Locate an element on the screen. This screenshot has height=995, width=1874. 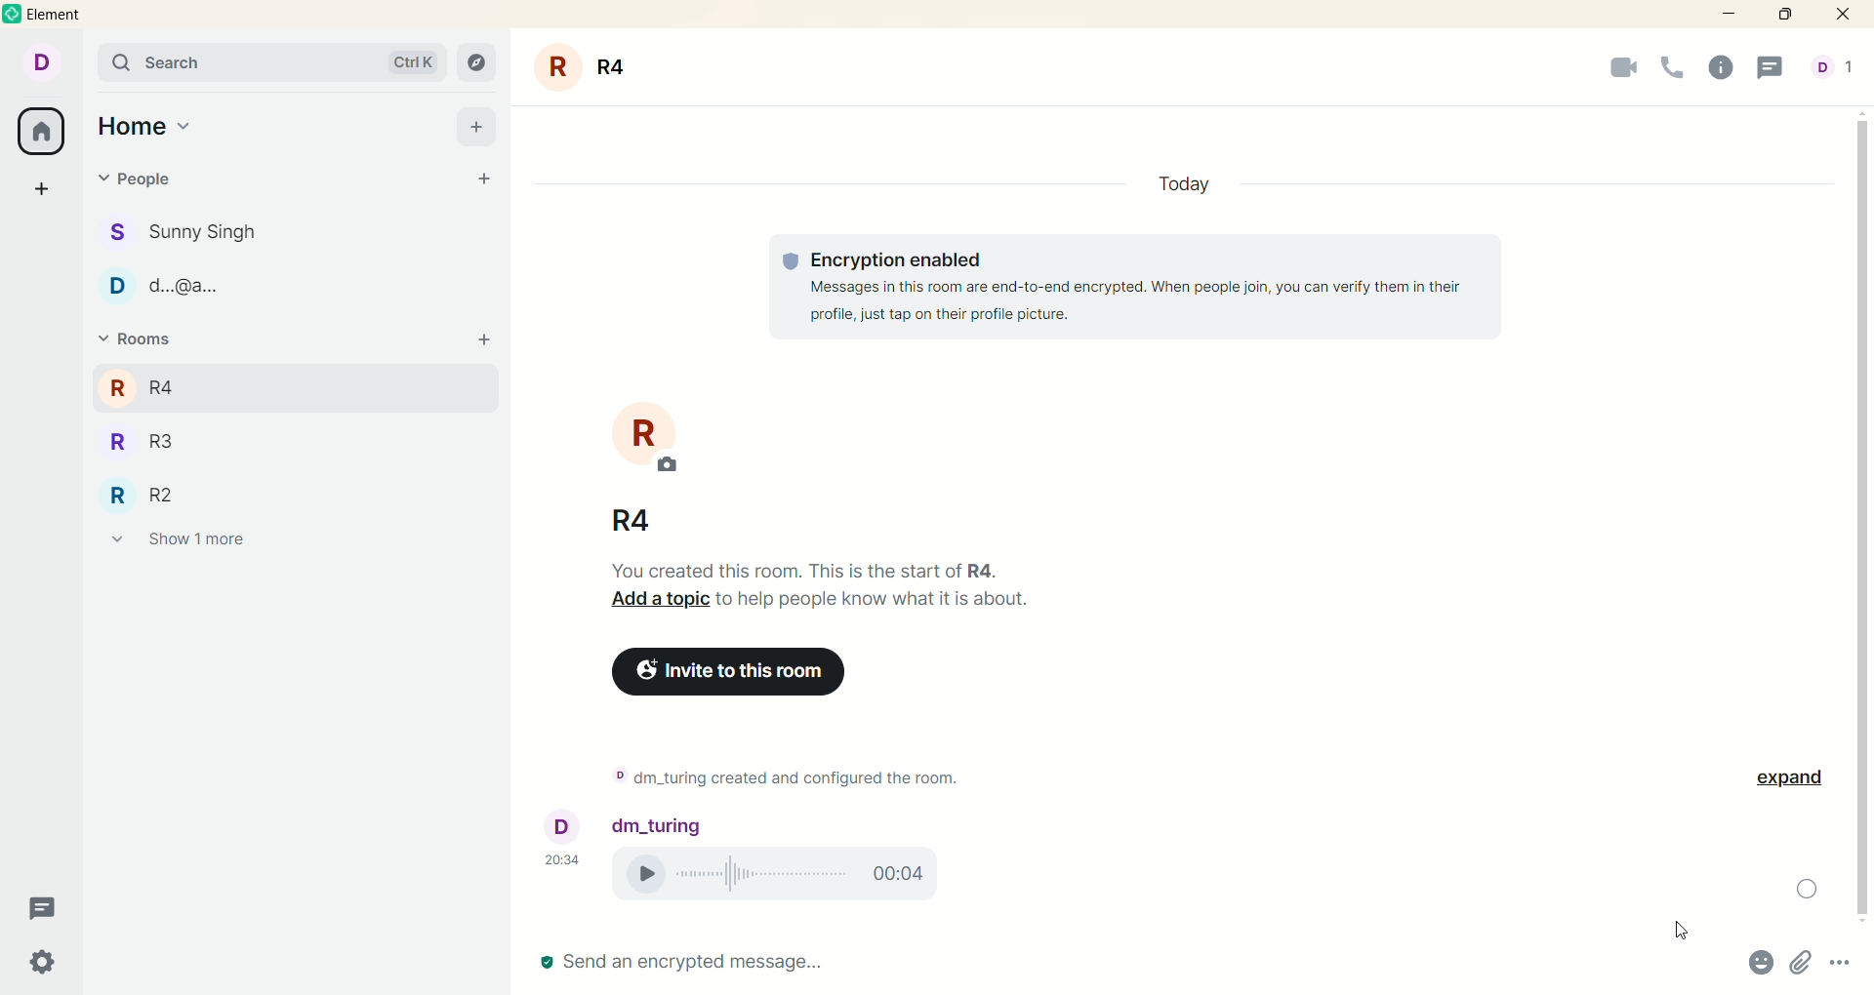
threads is located at coordinates (45, 909).